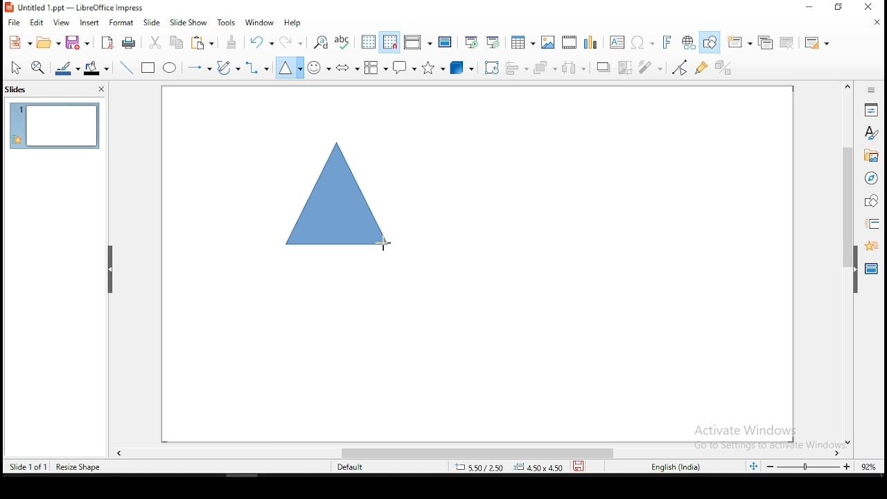  I want to click on toggle extrusiuon, so click(726, 68).